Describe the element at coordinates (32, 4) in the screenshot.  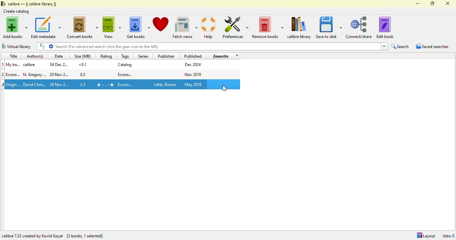
I see `calibre library` at that location.